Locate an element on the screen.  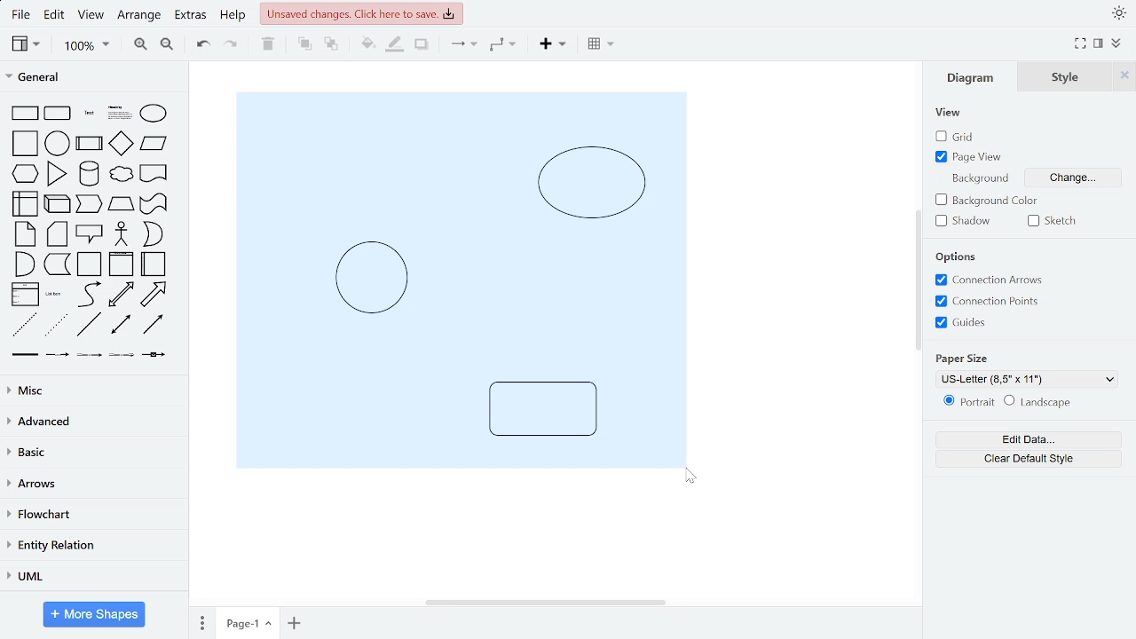
basic is located at coordinates (90, 454).